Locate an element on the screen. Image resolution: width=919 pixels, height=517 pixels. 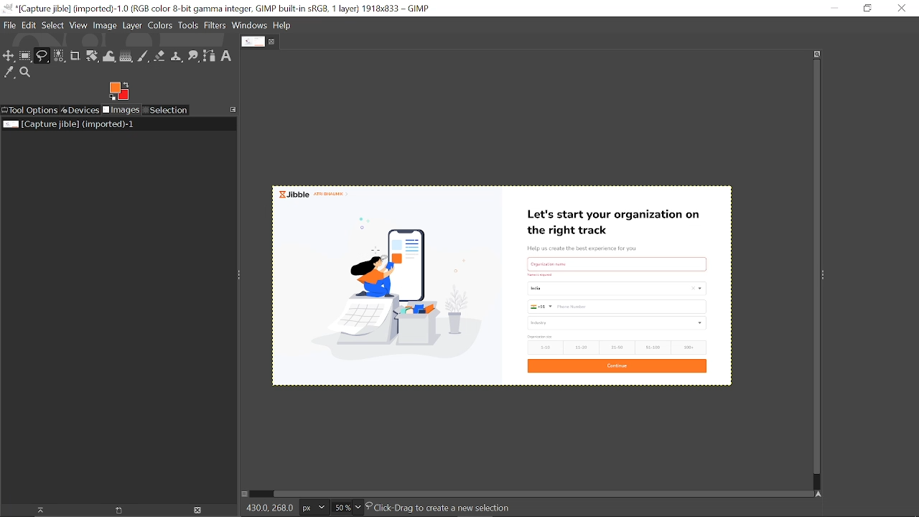
Cursor here is located at coordinates (375, 251).